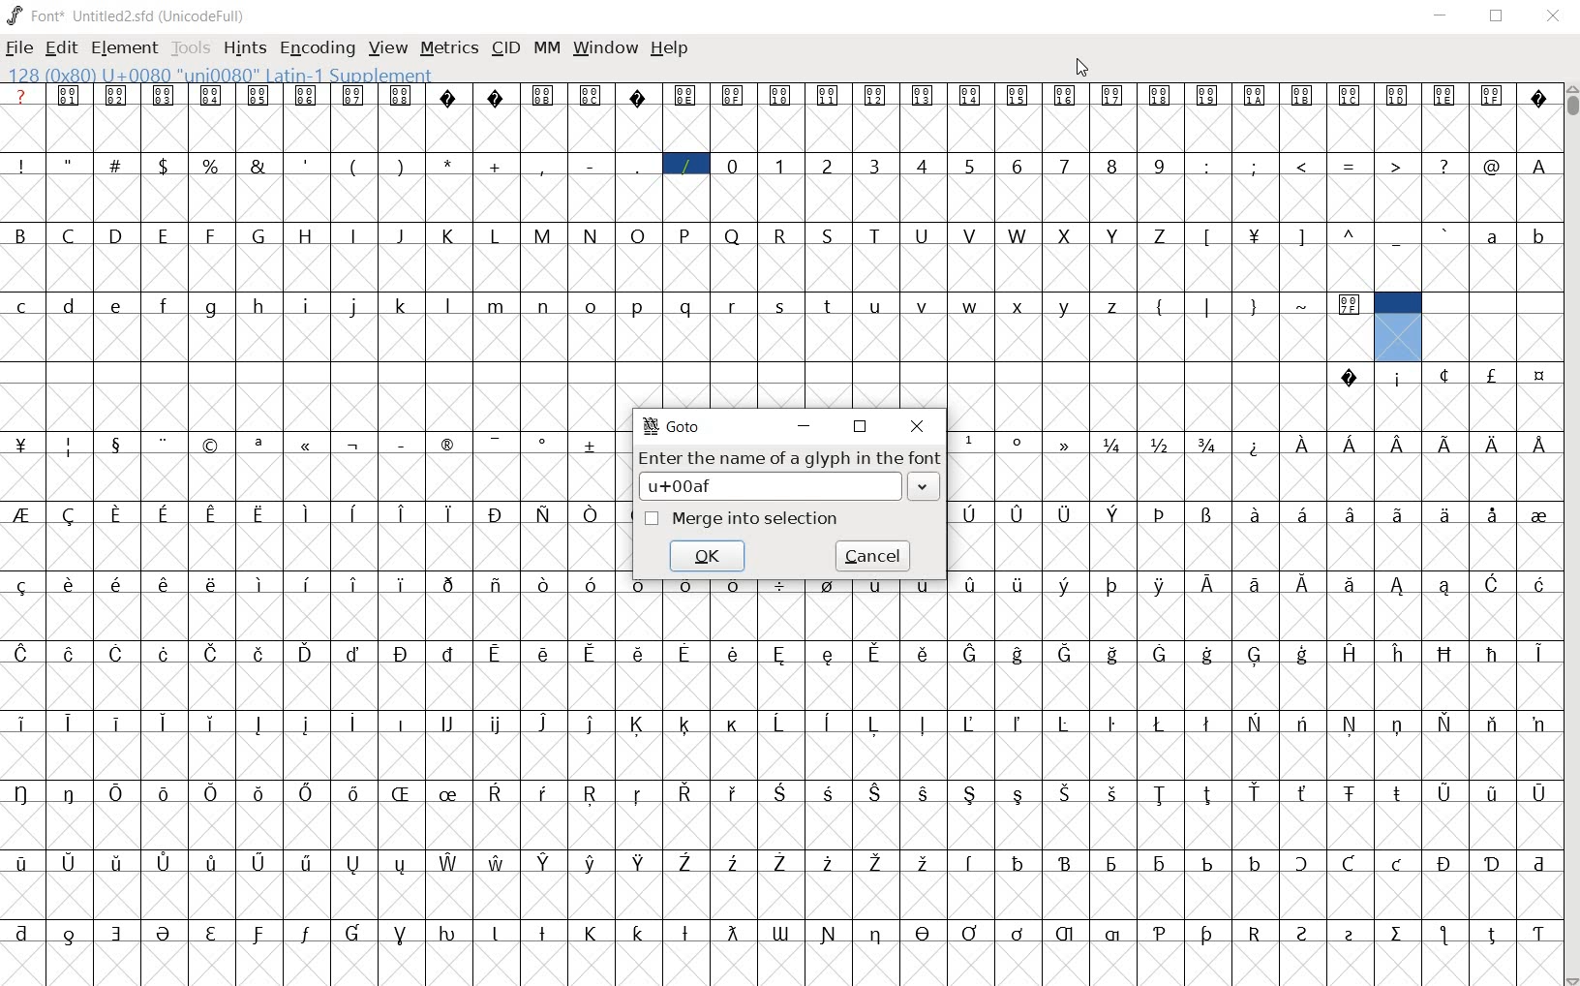  Describe the element at coordinates (780, 724) in the screenshot. I see `Symbol` at that location.